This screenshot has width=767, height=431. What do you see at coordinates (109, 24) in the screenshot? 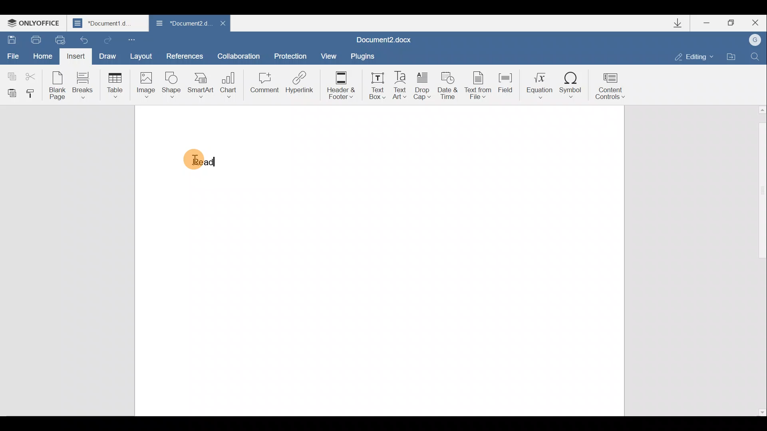
I see `*Document1.d...` at bounding box center [109, 24].